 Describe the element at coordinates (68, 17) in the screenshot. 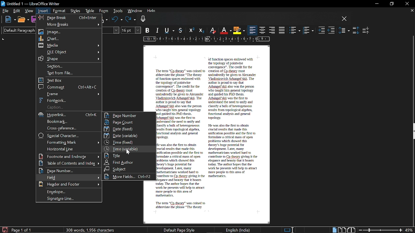

I see `Page break` at that location.